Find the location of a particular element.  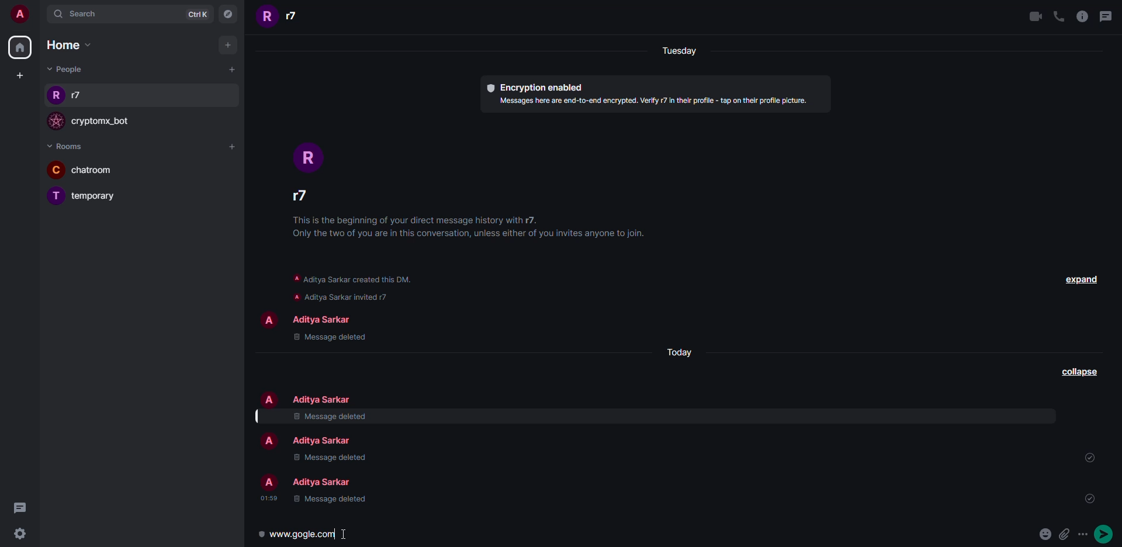

info is located at coordinates (475, 229).